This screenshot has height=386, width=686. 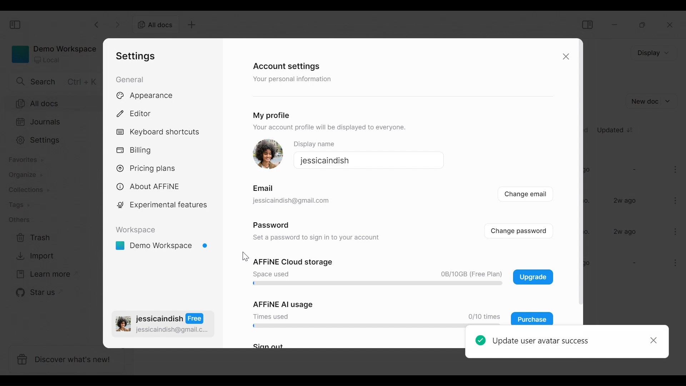 I want to click on more options, so click(x=672, y=264).